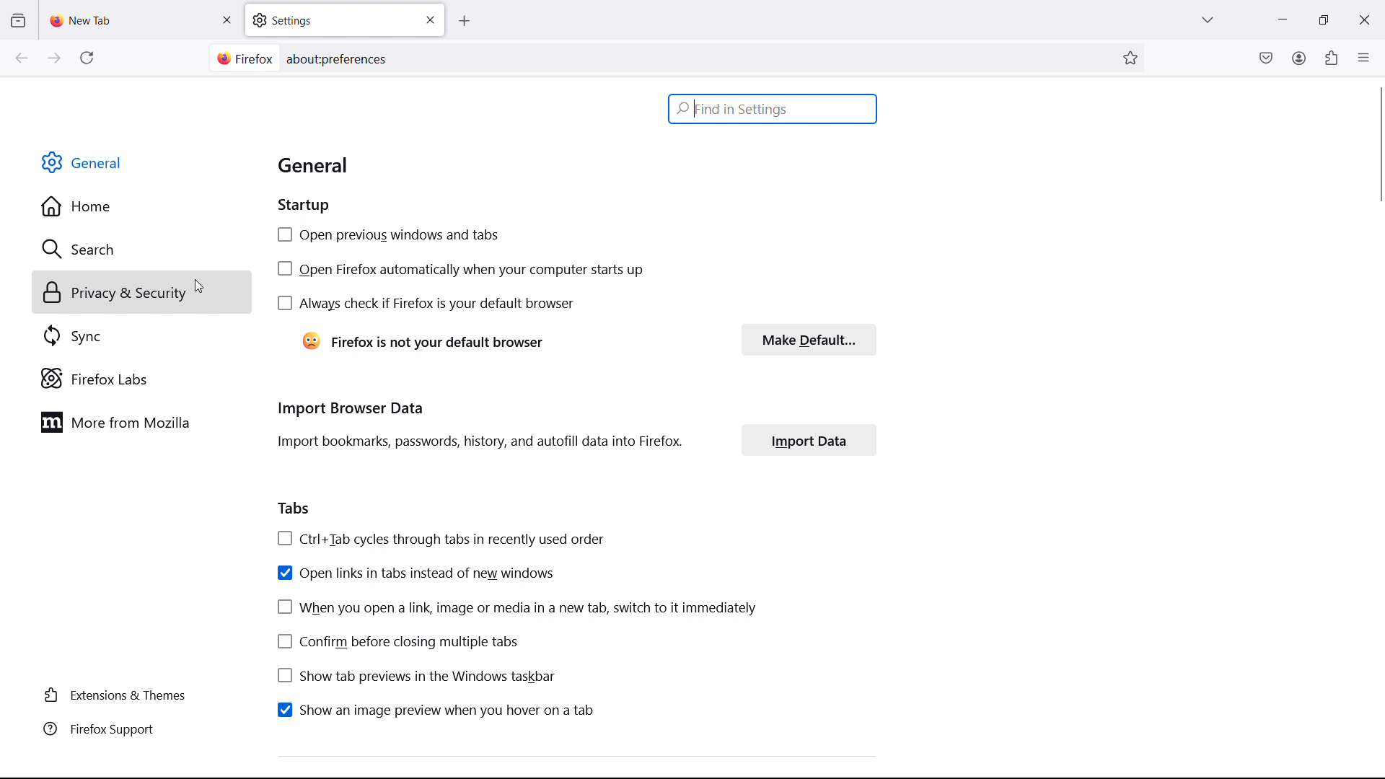  Describe the element at coordinates (318, 166) in the screenshot. I see `general` at that location.